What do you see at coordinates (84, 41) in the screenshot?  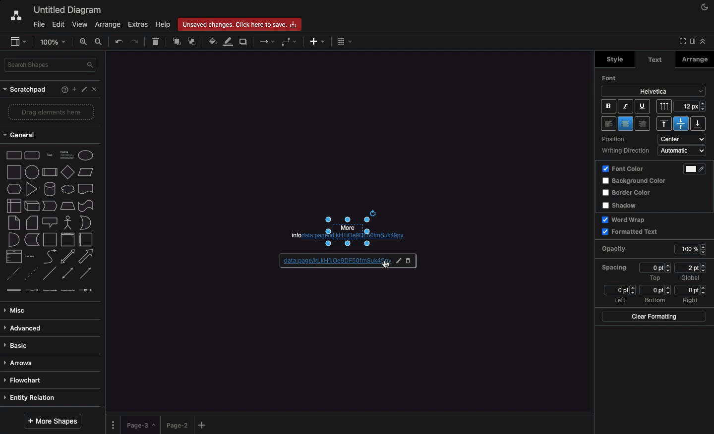 I see `Zoom in` at bounding box center [84, 41].